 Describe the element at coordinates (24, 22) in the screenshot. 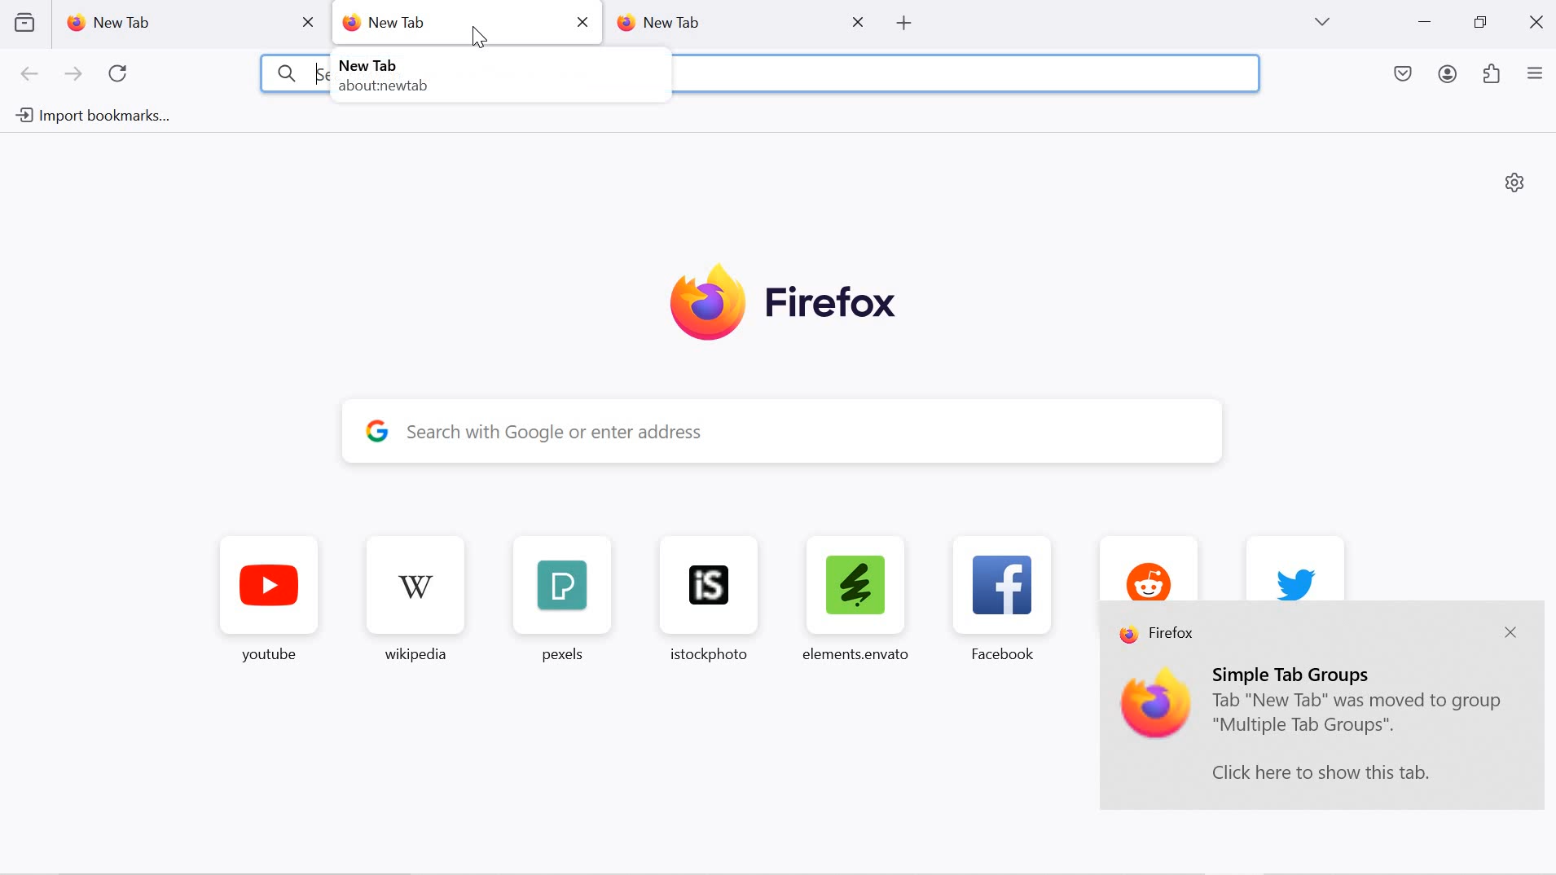

I see `view recent browsing across devices and windows` at that location.